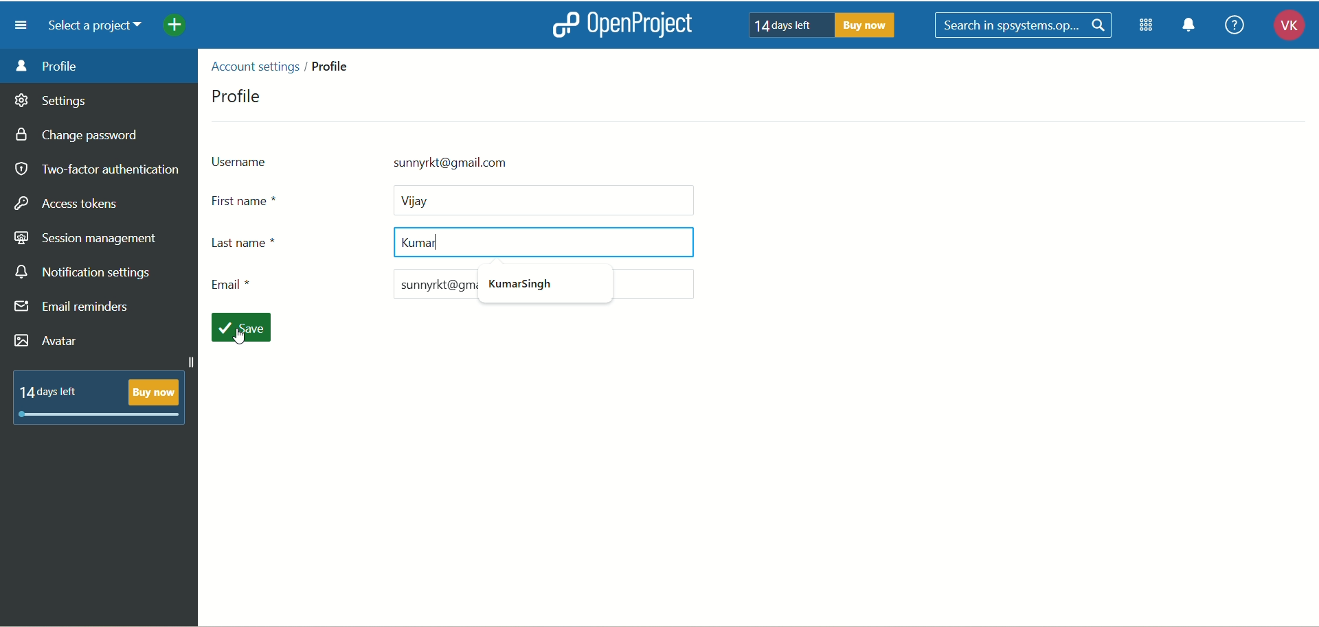  What do you see at coordinates (648, 26) in the screenshot?
I see `openproject` at bounding box center [648, 26].